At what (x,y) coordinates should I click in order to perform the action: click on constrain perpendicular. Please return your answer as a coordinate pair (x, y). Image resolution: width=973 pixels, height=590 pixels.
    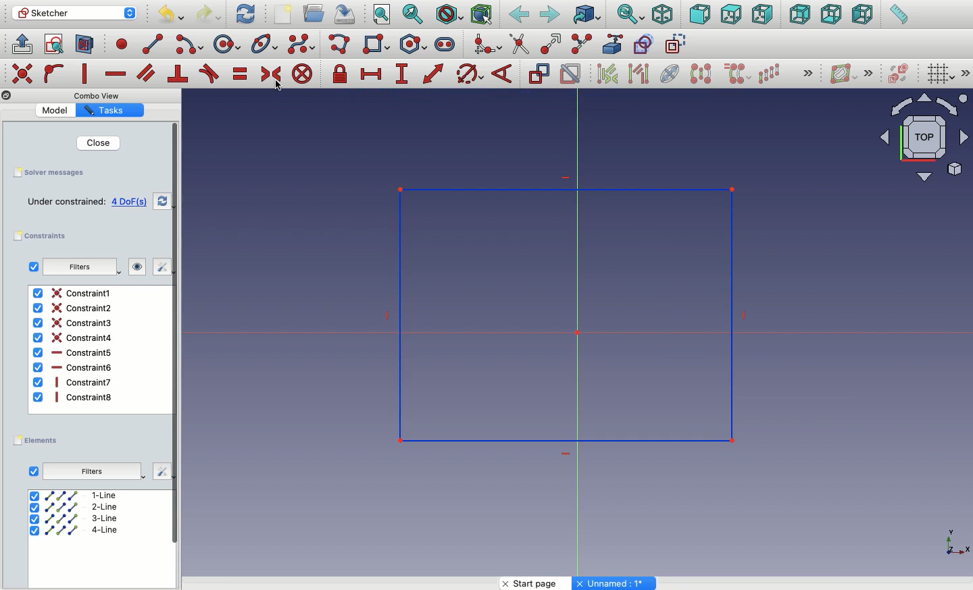
    Looking at the image, I should click on (179, 74).